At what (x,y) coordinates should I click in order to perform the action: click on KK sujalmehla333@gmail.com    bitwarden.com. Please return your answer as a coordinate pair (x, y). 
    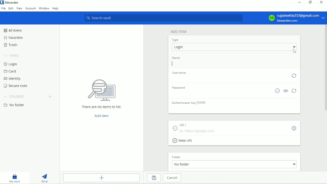
    Looking at the image, I should click on (296, 18).